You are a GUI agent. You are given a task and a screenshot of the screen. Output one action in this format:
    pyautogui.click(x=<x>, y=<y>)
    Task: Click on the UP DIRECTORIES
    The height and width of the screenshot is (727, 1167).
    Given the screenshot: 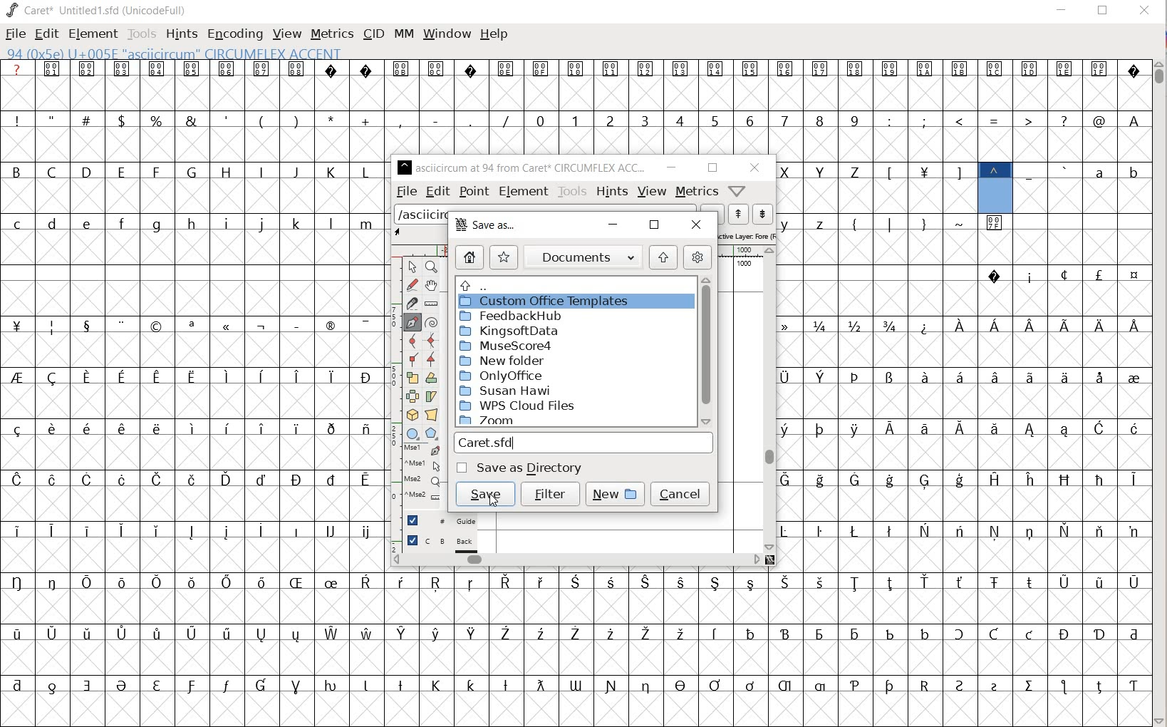 What is the action you would take?
    pyautogui.click(x=570, y=284)
    